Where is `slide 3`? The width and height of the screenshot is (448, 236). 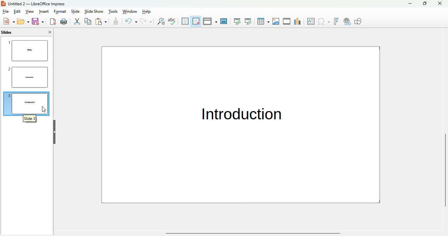 slide 3 is located at coordinates (30, 119).